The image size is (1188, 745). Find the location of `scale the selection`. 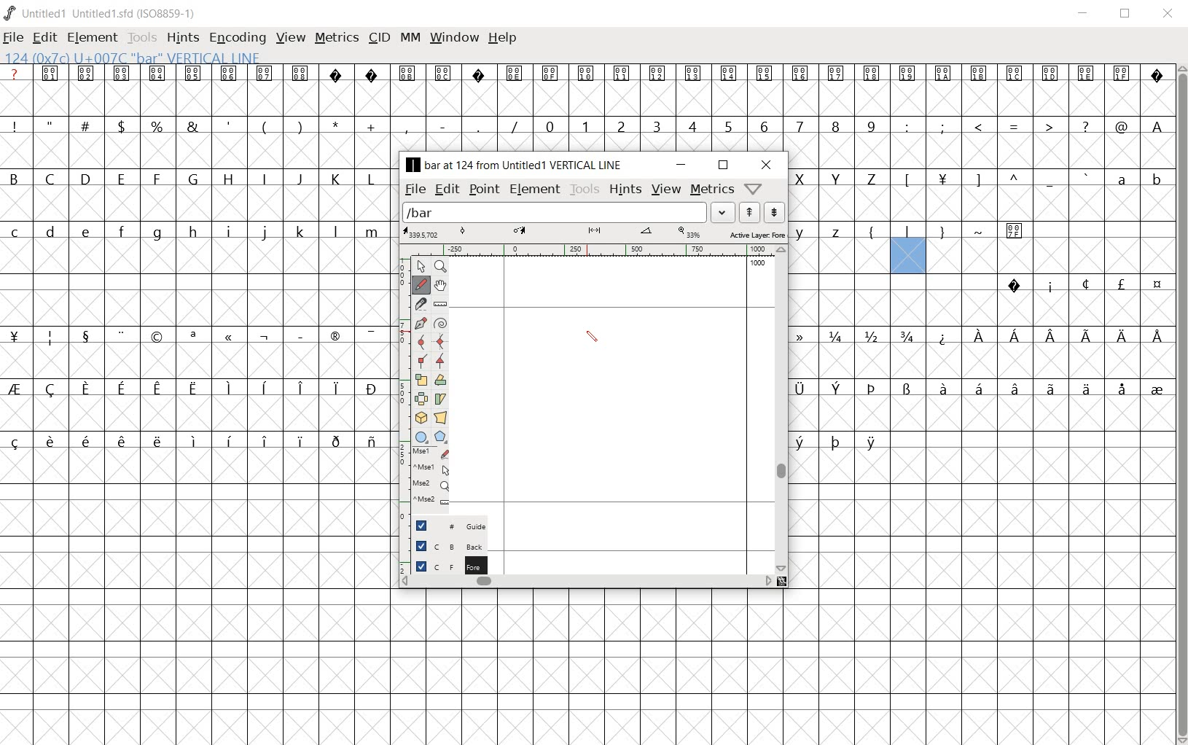

scale the selection is located at coordinates (420, 378).